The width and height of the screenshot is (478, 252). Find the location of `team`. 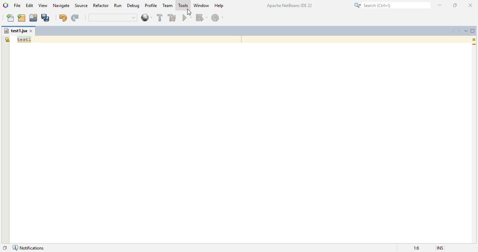

team is located at coordinates (168, 5).